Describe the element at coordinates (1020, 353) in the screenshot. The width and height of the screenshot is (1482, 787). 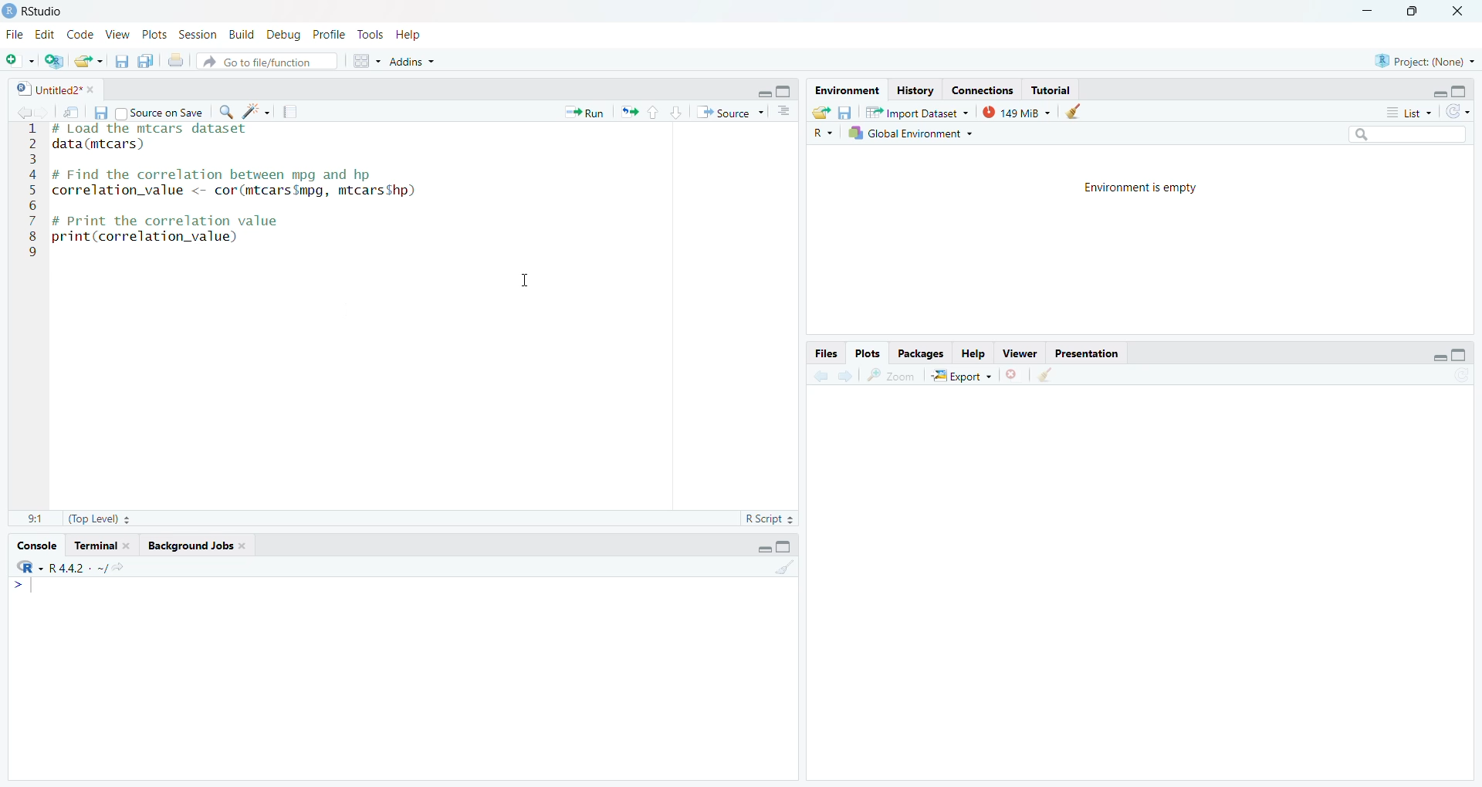
I see `View` at that location.